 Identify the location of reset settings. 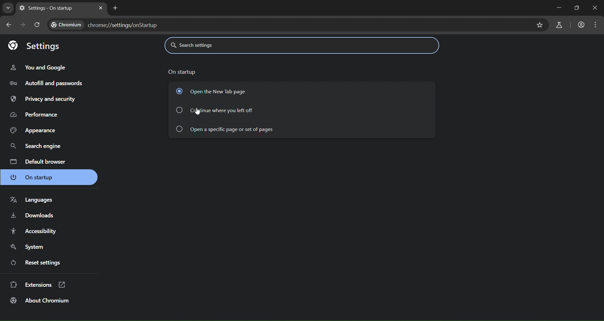
(36, 264).